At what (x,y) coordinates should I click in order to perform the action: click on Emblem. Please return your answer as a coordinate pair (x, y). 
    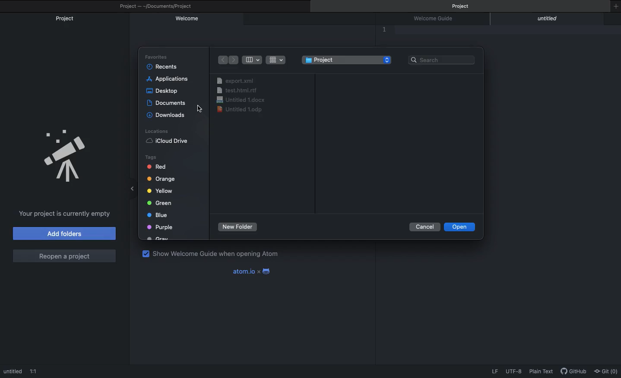
    Looking at the image, I should click on (70, 152).